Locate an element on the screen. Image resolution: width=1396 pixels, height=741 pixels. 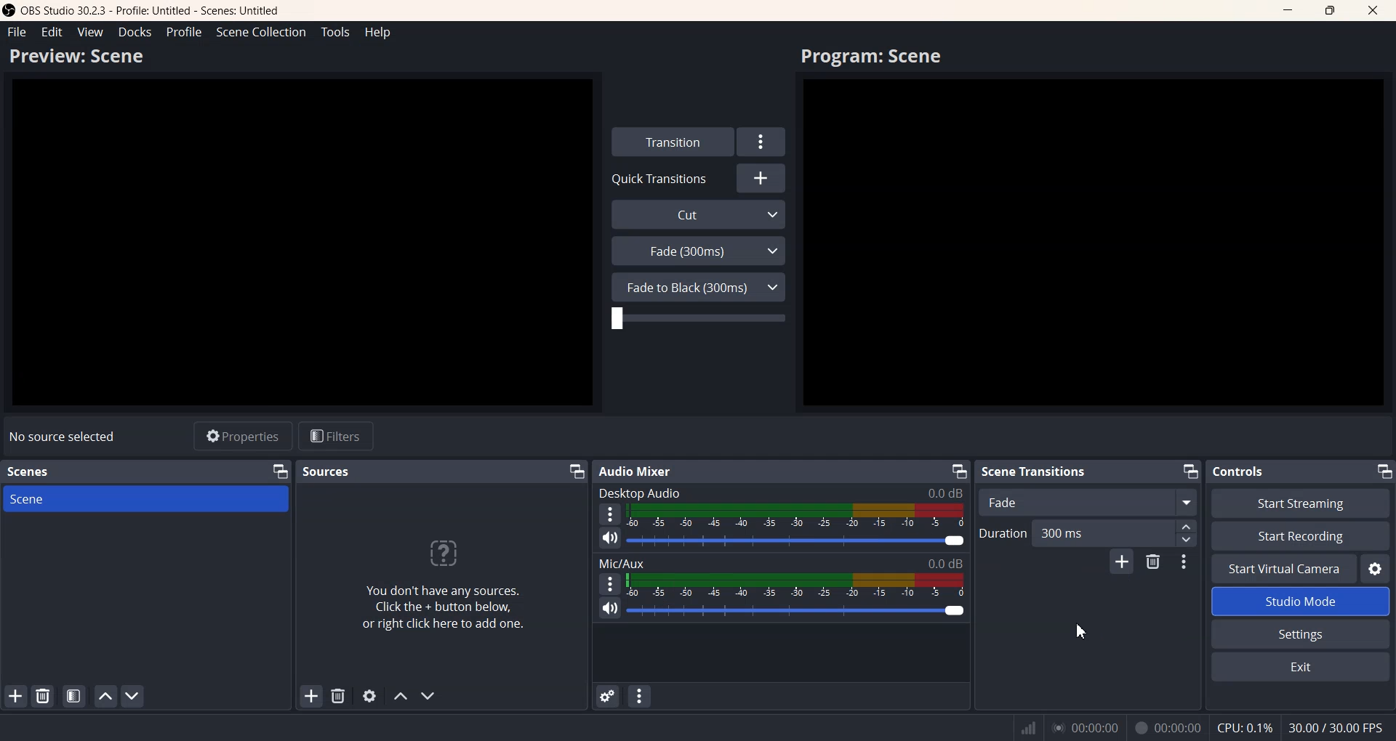
Edit is located at coordinates (51, 31).